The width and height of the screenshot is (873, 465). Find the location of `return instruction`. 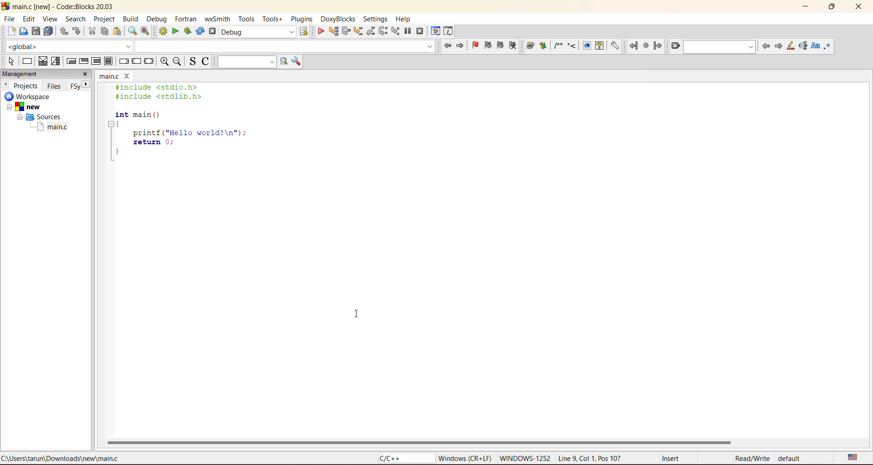

return instruction is located at coordinates (150, 62).